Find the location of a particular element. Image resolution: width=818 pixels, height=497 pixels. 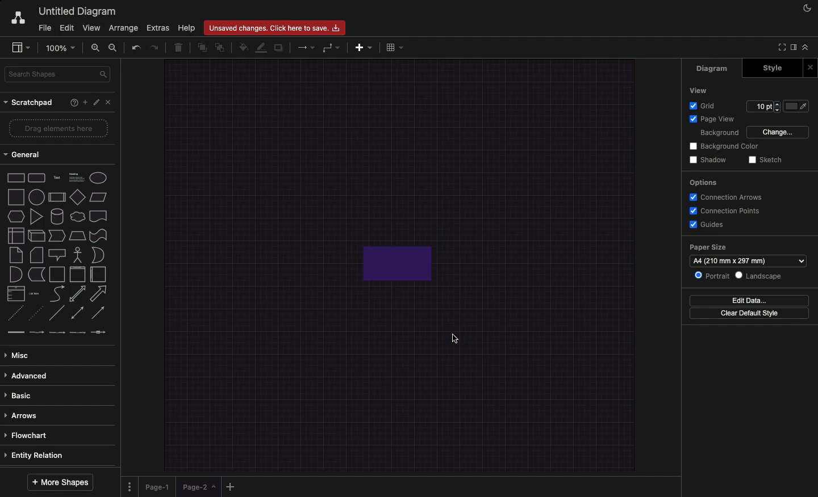

View is located at coordinates (93, 27).